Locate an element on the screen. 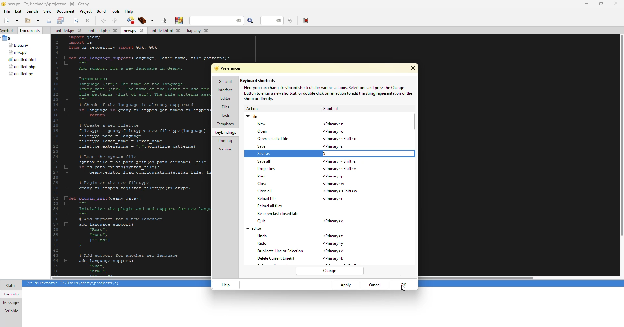  file is located at coordinates (21, 74).